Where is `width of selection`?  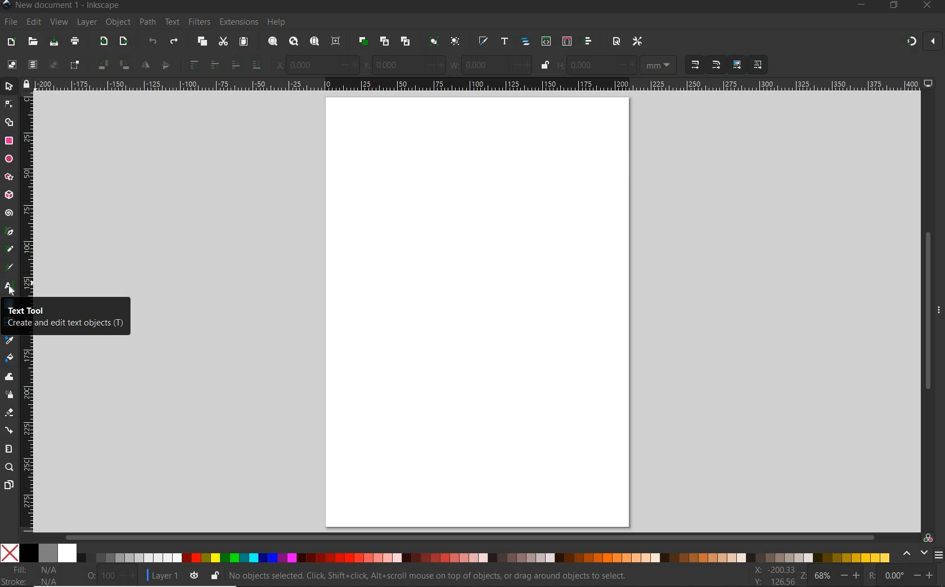 width of selection is located at coordinates (490, 65).